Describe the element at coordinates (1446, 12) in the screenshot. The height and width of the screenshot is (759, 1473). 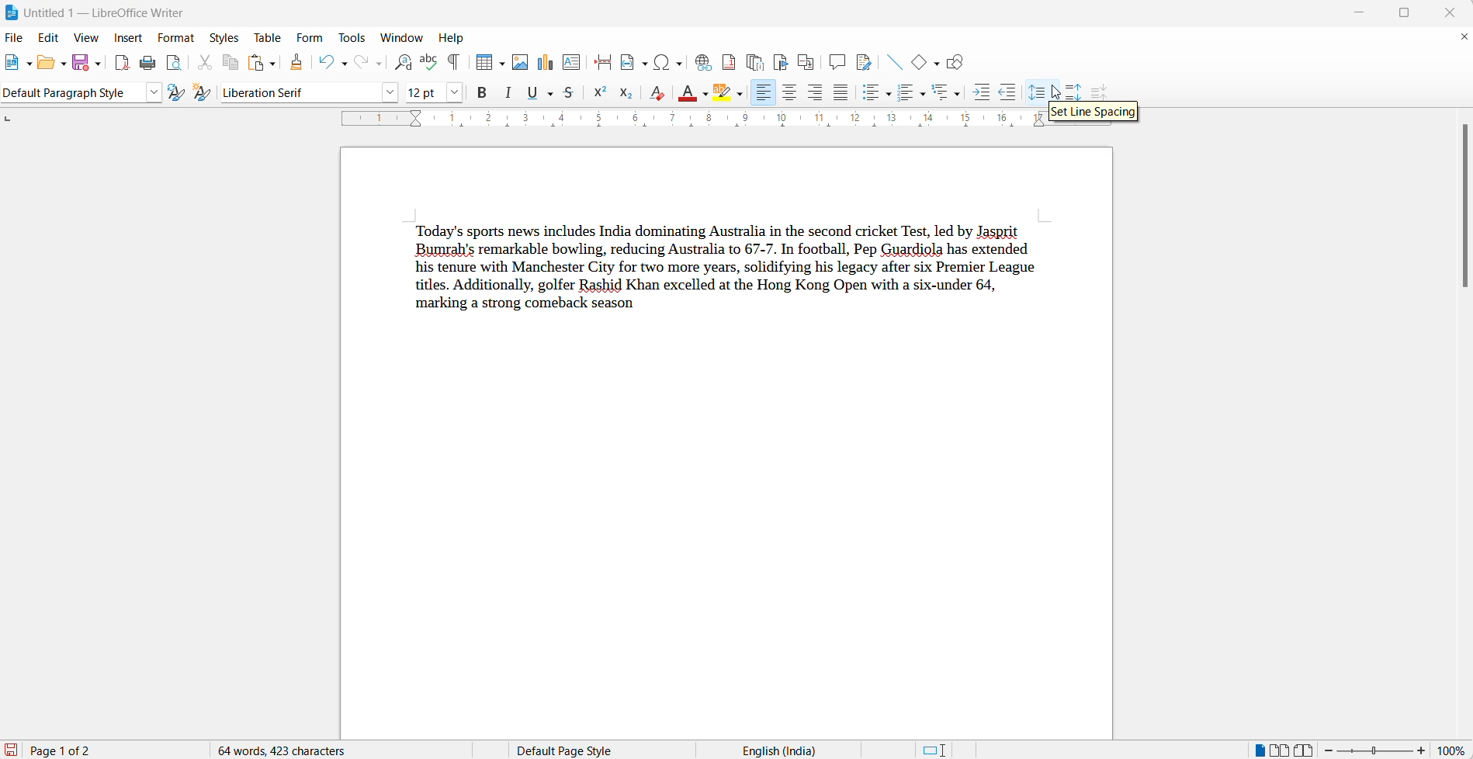
I see `close` at that location.